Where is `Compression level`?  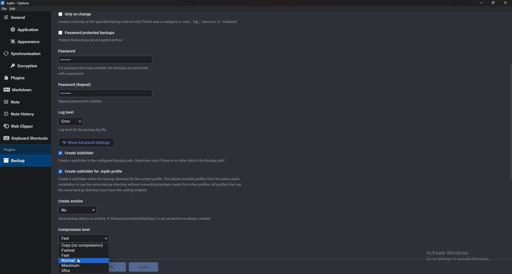
Compression level is located at coordinates (75, 230).